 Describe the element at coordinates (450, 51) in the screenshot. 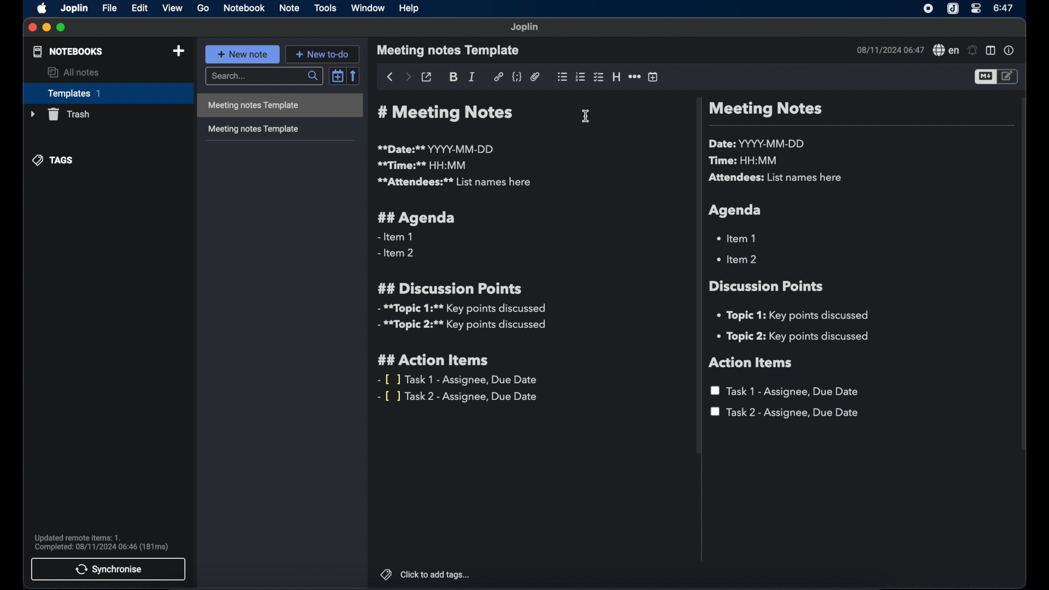

I see `meeting notes template` at that location.